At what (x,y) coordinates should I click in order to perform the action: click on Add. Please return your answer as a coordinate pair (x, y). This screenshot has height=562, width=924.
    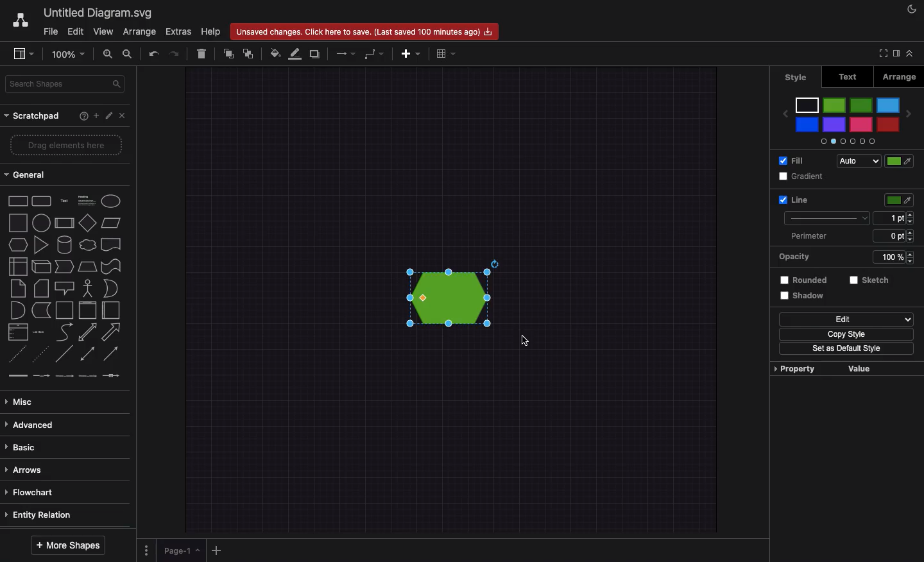
    Looking at the image, I should click on (413, 54).